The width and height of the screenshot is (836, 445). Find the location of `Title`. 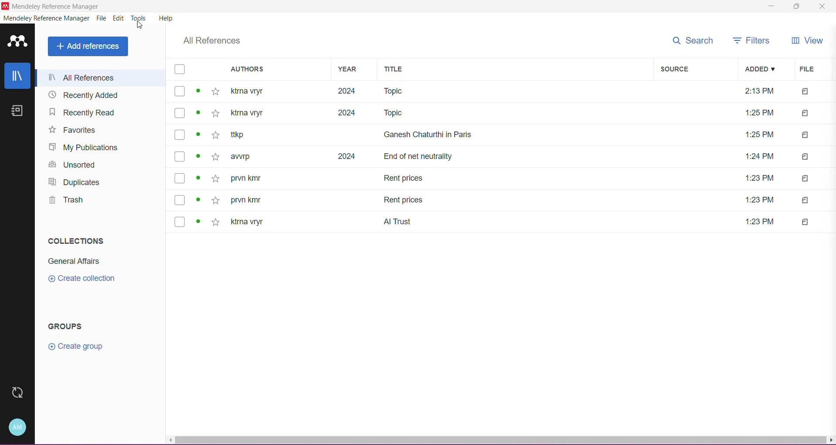

Title is located at coordinates (398, 114).